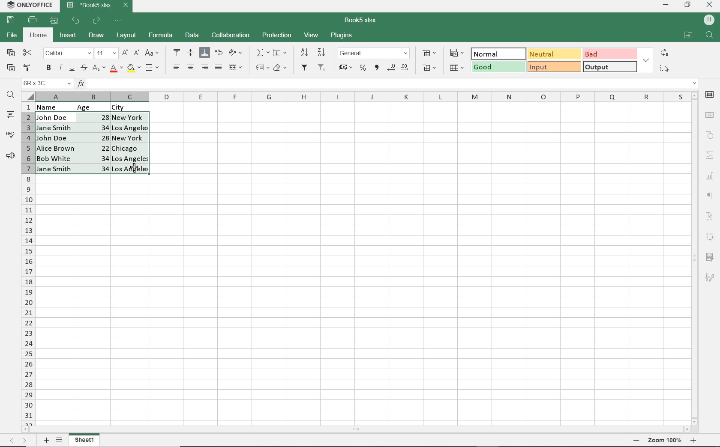  What do you see at coordinates (397, 68) in the screenshot?
I see `CHANGE DECIMAL PLACE` at bounding box center [397, 68].